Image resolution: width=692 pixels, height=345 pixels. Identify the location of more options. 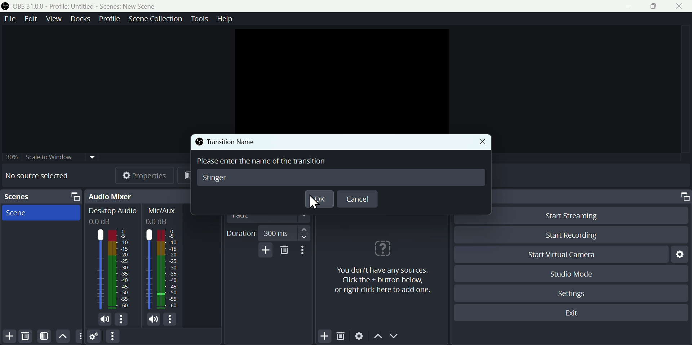
(123, 320).